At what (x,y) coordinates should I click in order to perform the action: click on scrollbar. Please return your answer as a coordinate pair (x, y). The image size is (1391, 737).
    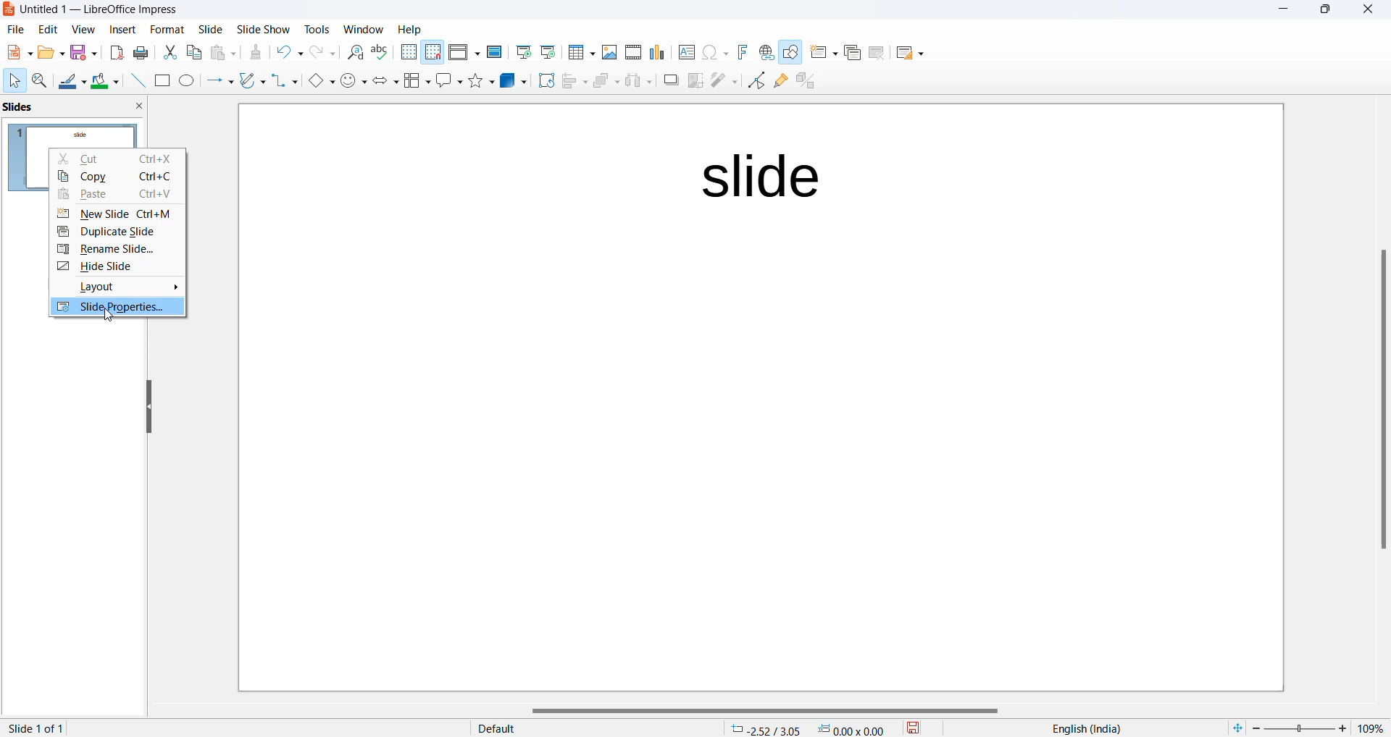
    Looking at the image, I should click on (1382, 398).